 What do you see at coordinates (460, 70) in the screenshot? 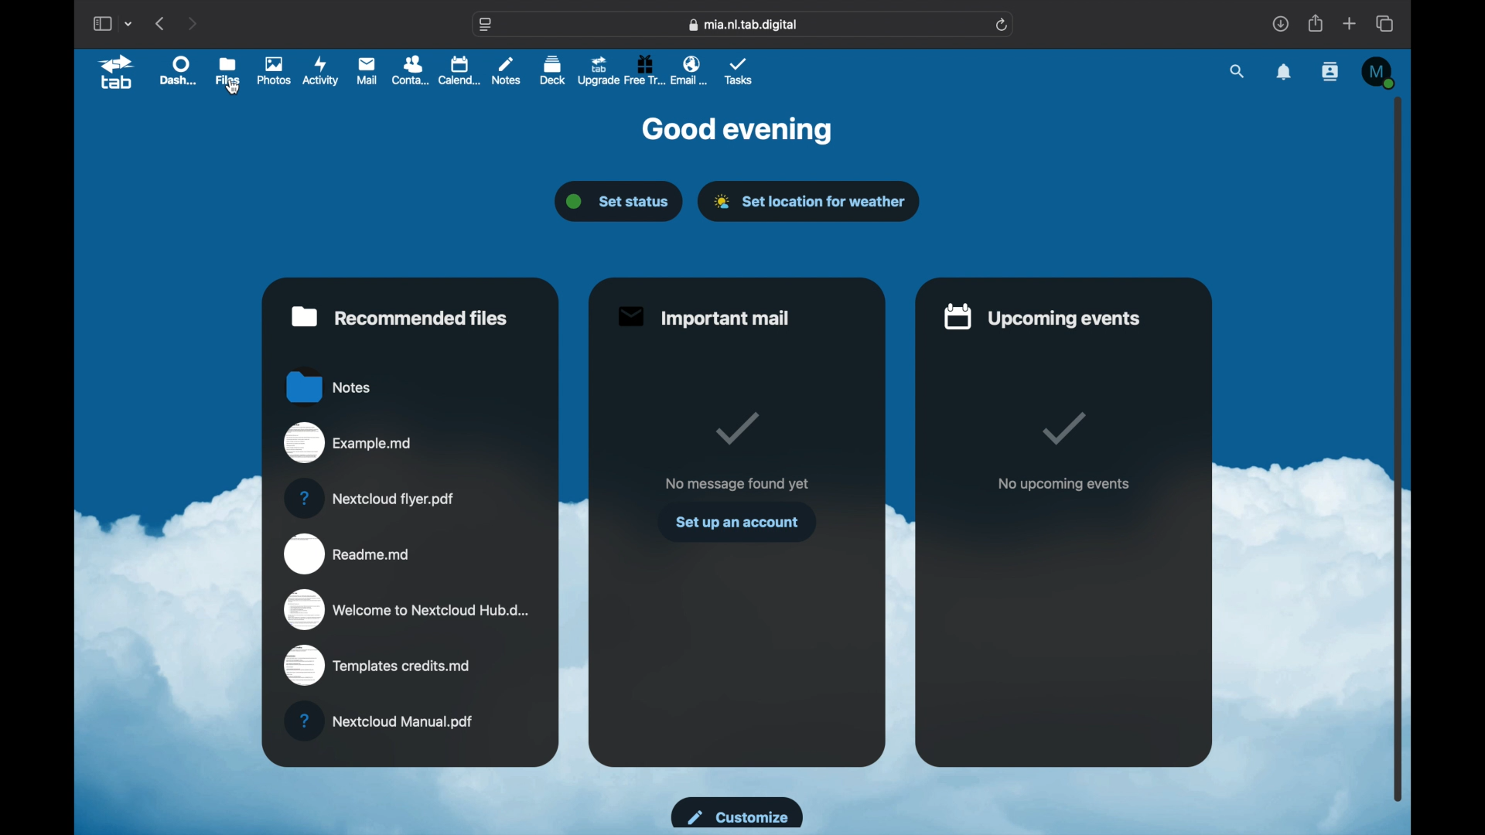
I see `calendar` at bounding box center [460, 70].